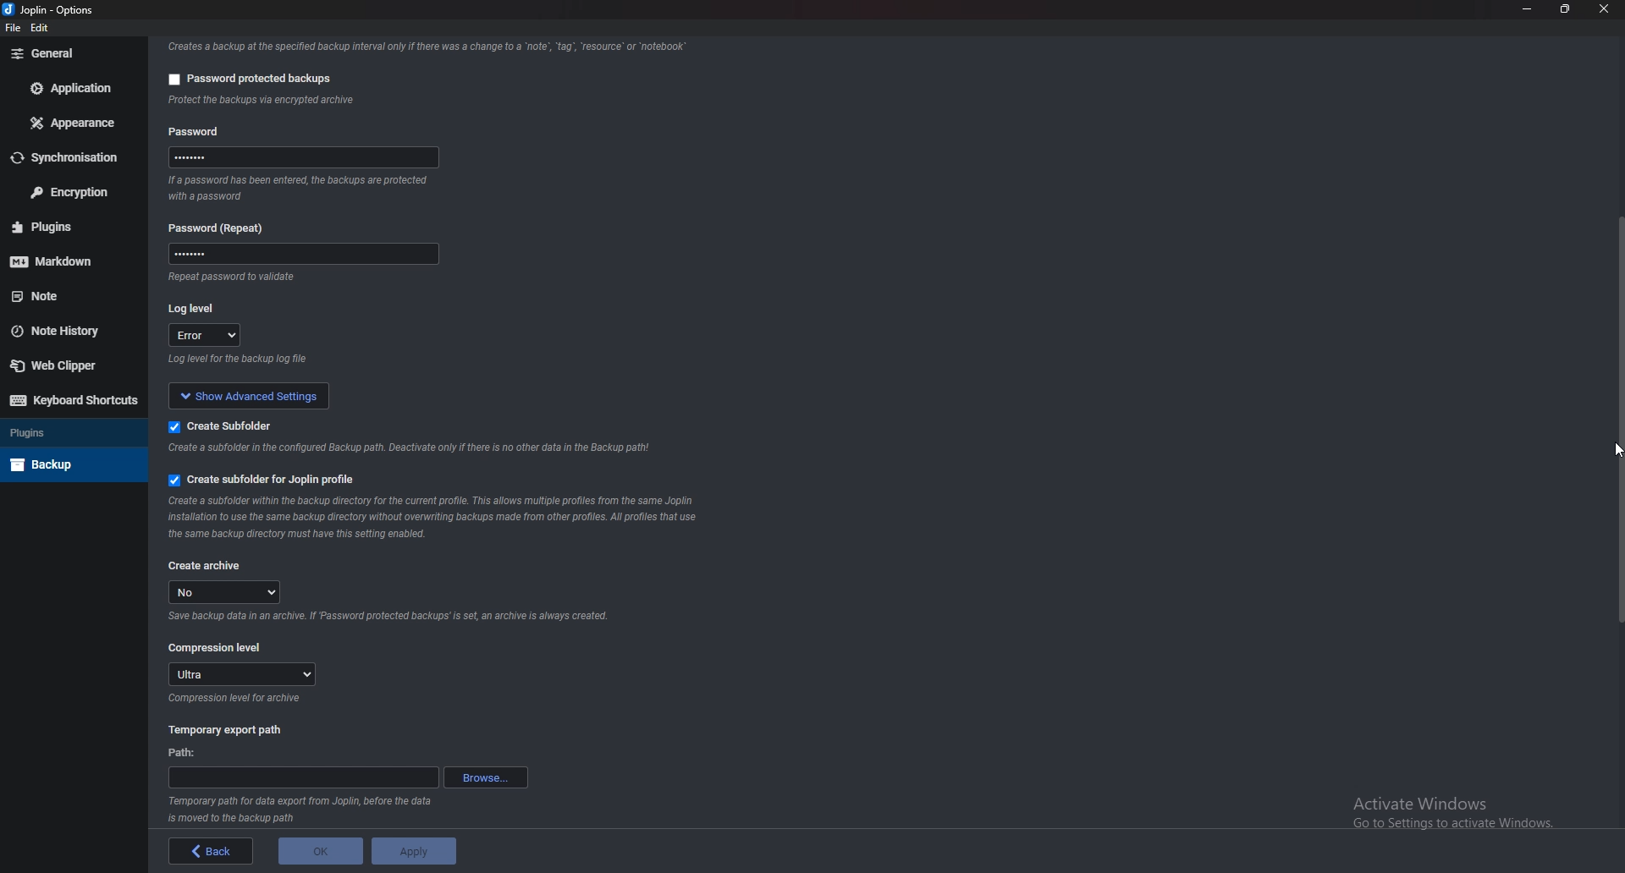  What do you see at coordinates (30, 11) in the screenshot?
I see `joplin` at bounding box center [30, 11].